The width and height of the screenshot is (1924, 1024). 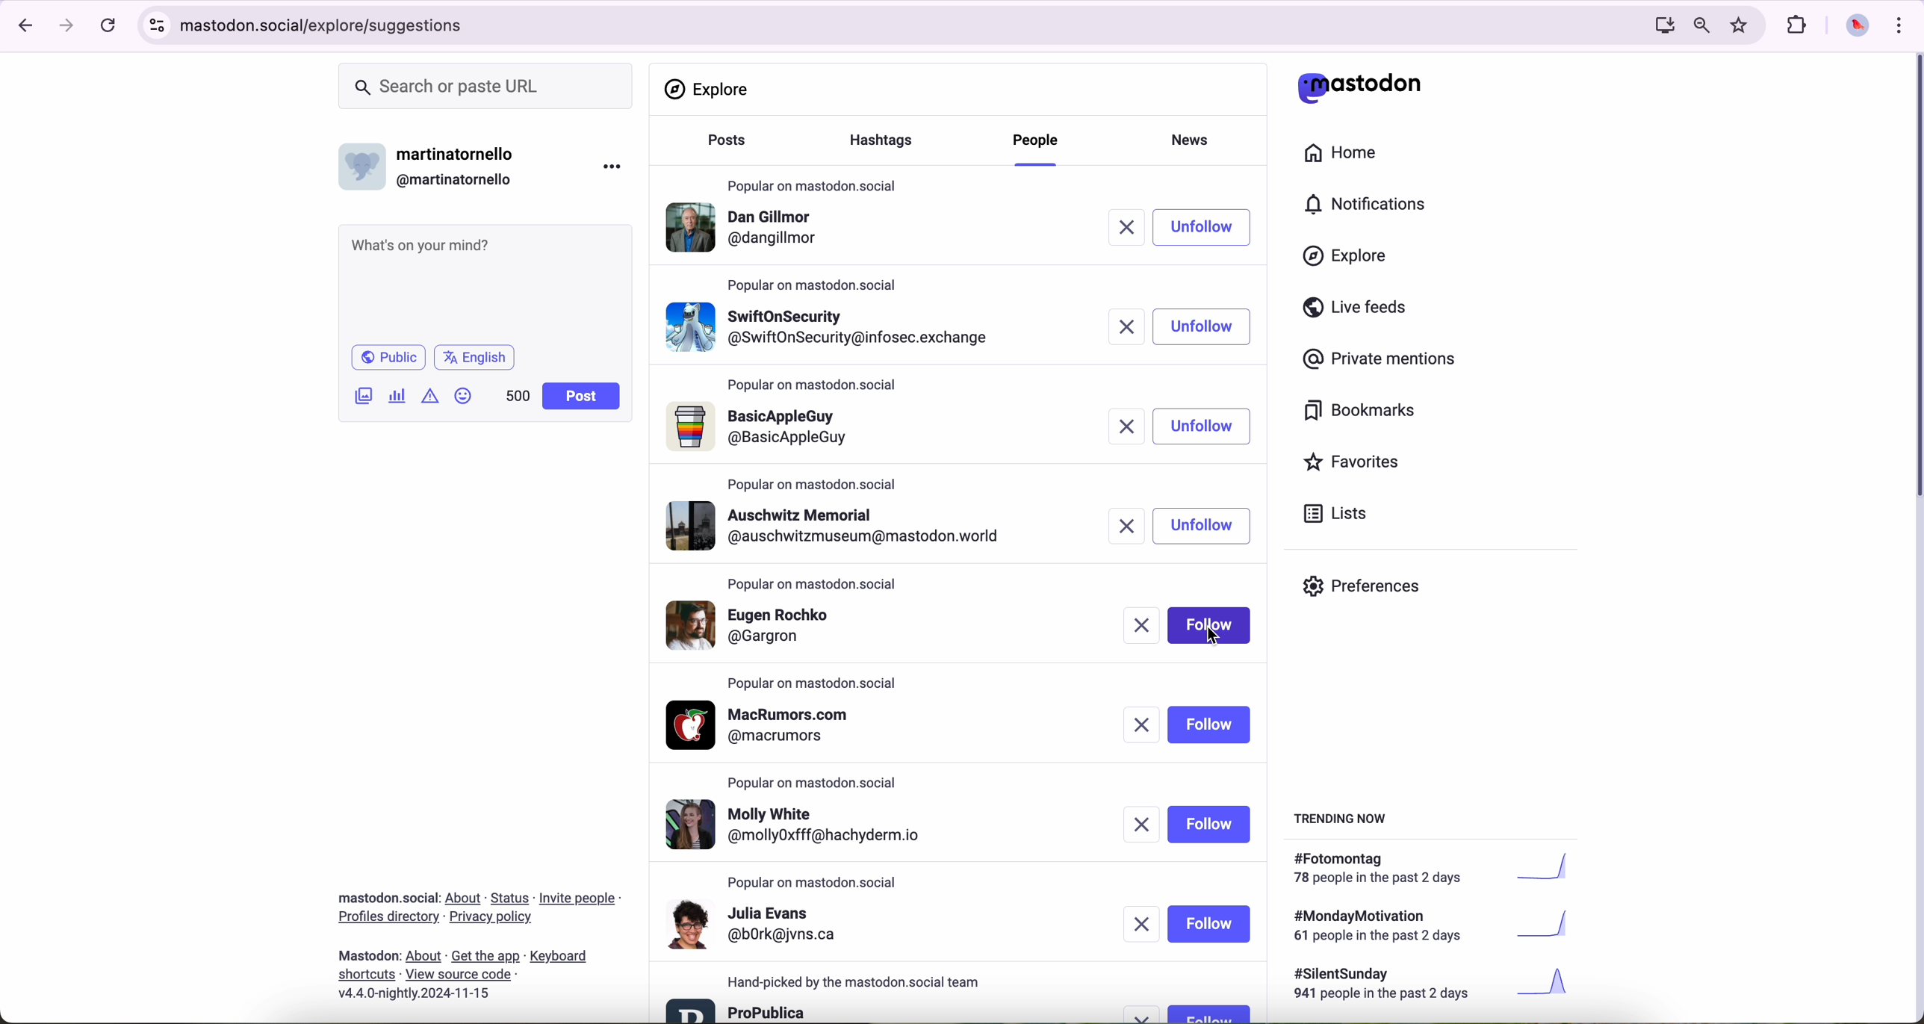 What do you see at coordinates (1380, 360) in the screenshot?
I see `private mentions` at bounding box center [1380, 360].